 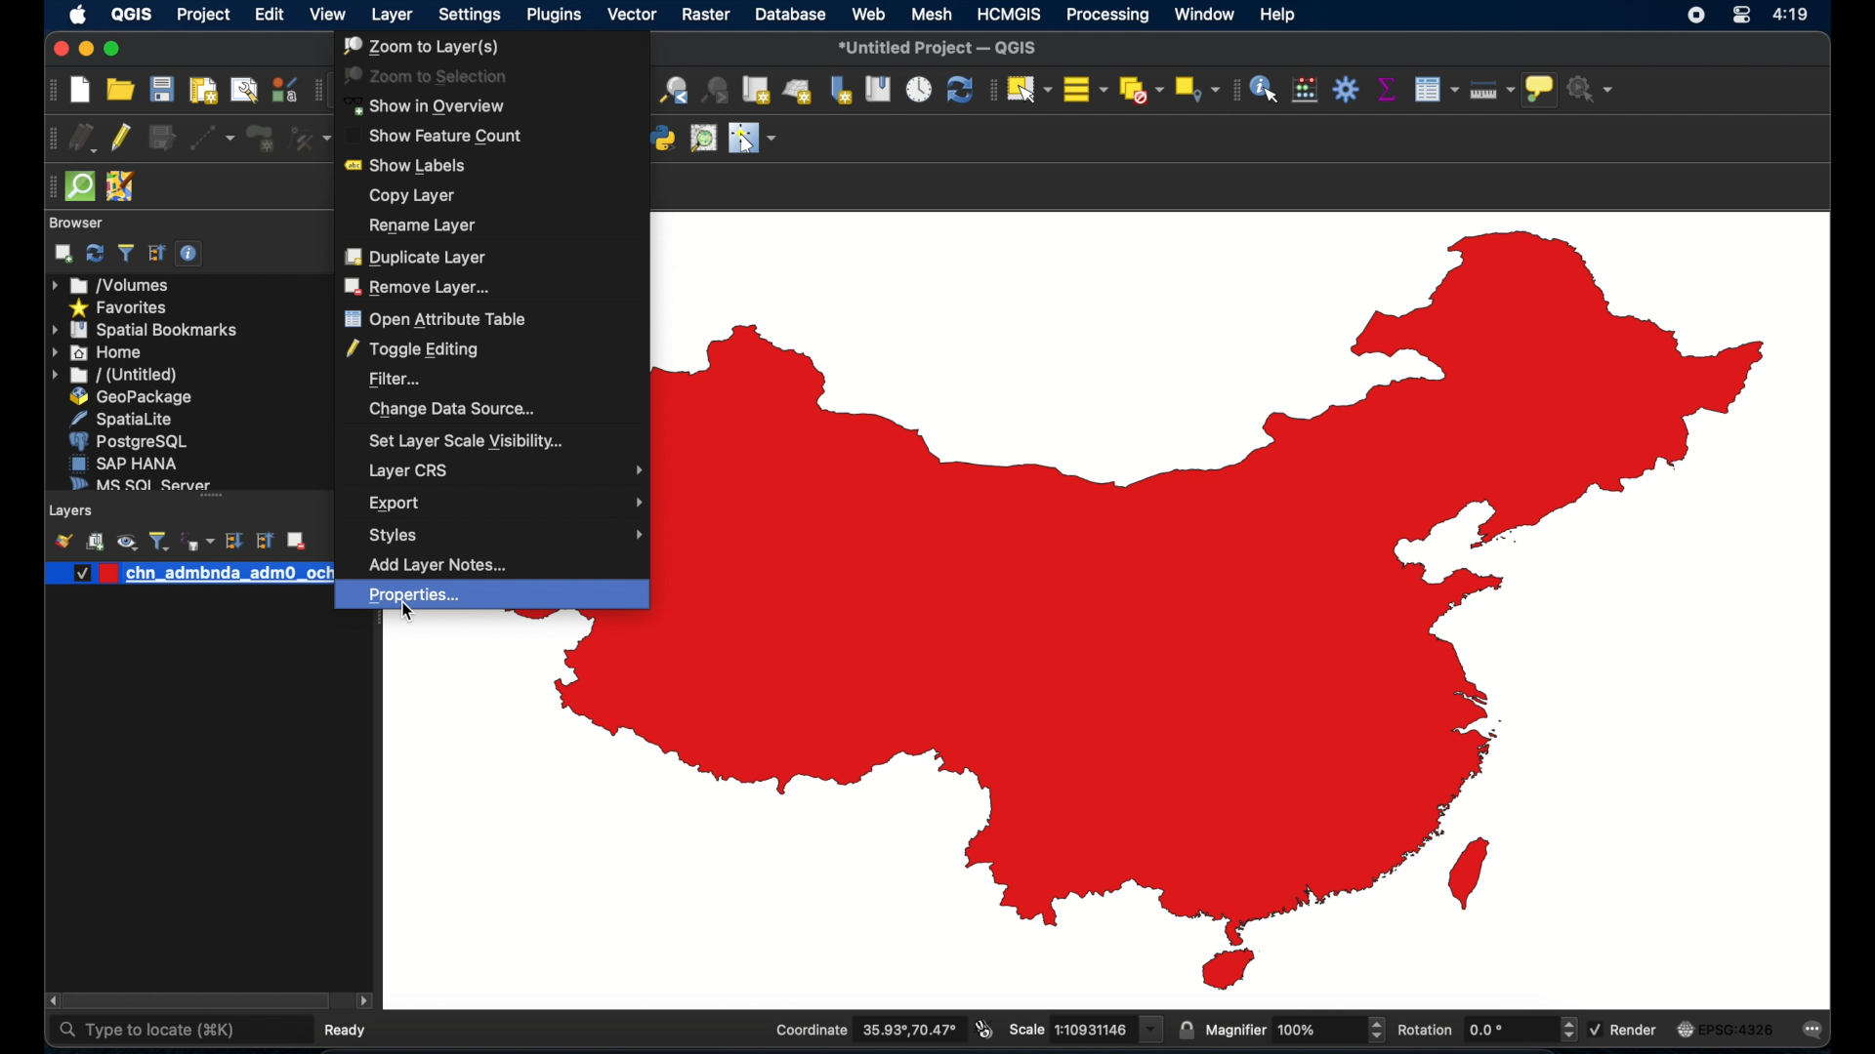 I want to click on export menu, so click(x=505, y=504).